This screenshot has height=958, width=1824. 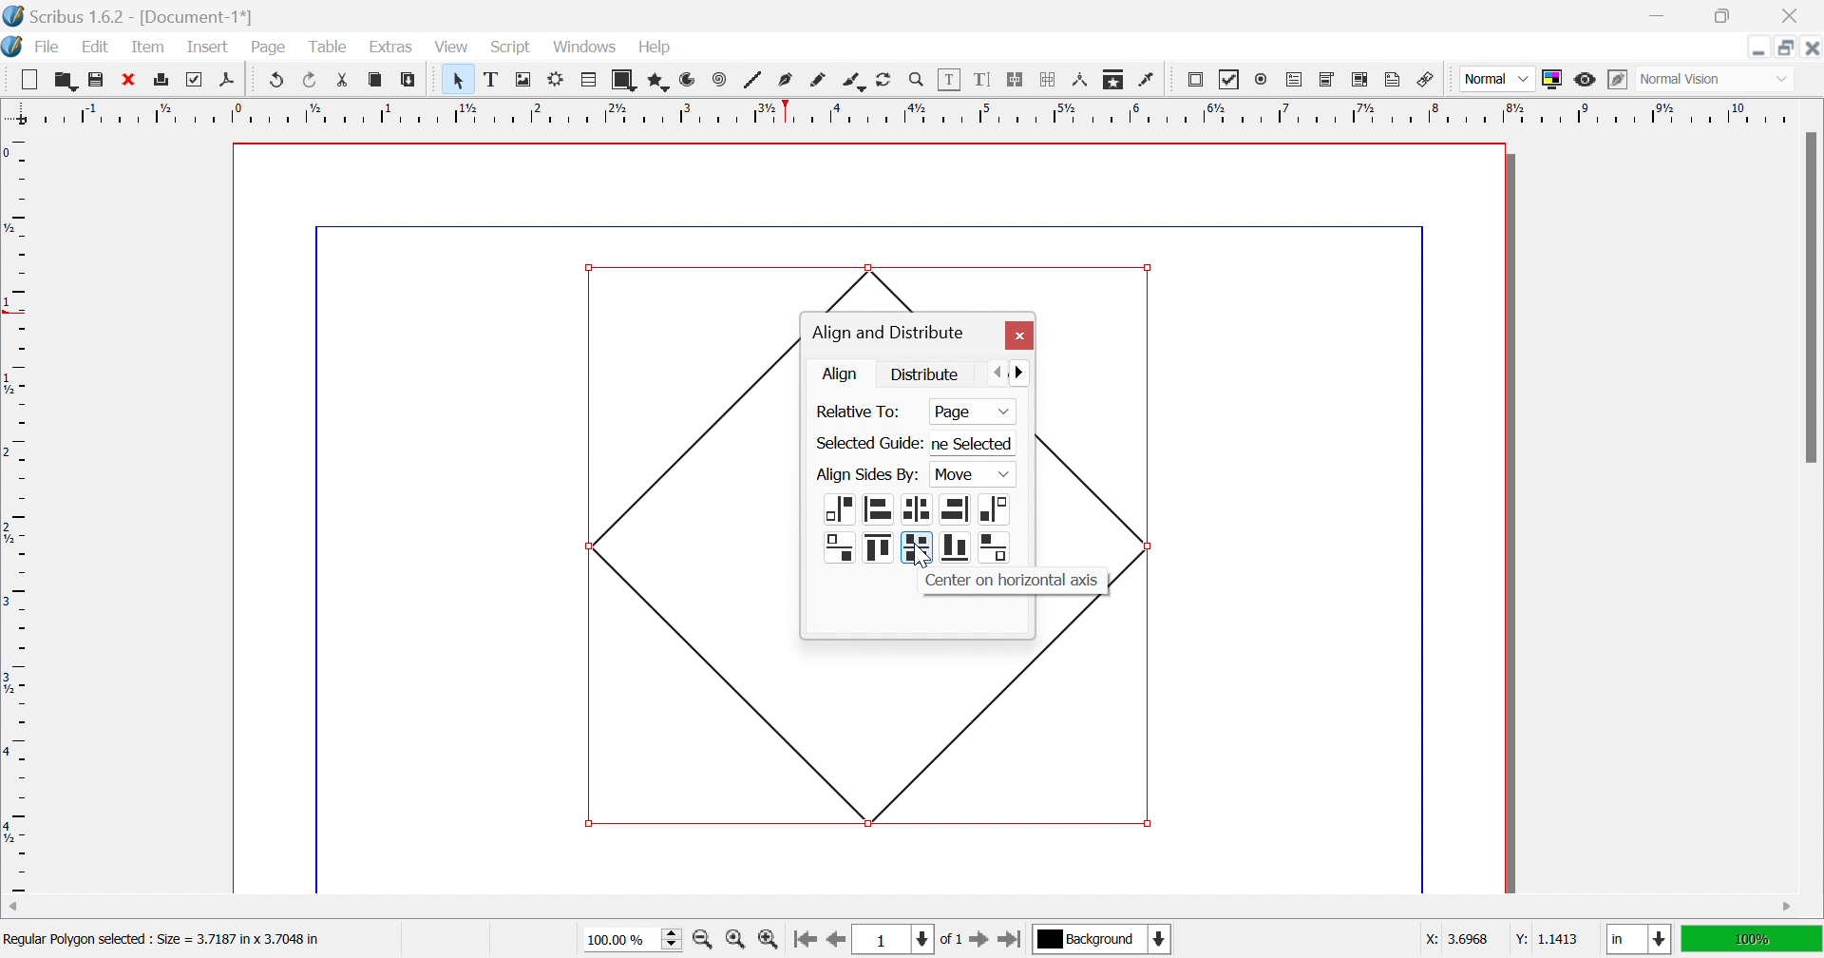 I want to click on Go to the first page, so click(x=804, y=945).